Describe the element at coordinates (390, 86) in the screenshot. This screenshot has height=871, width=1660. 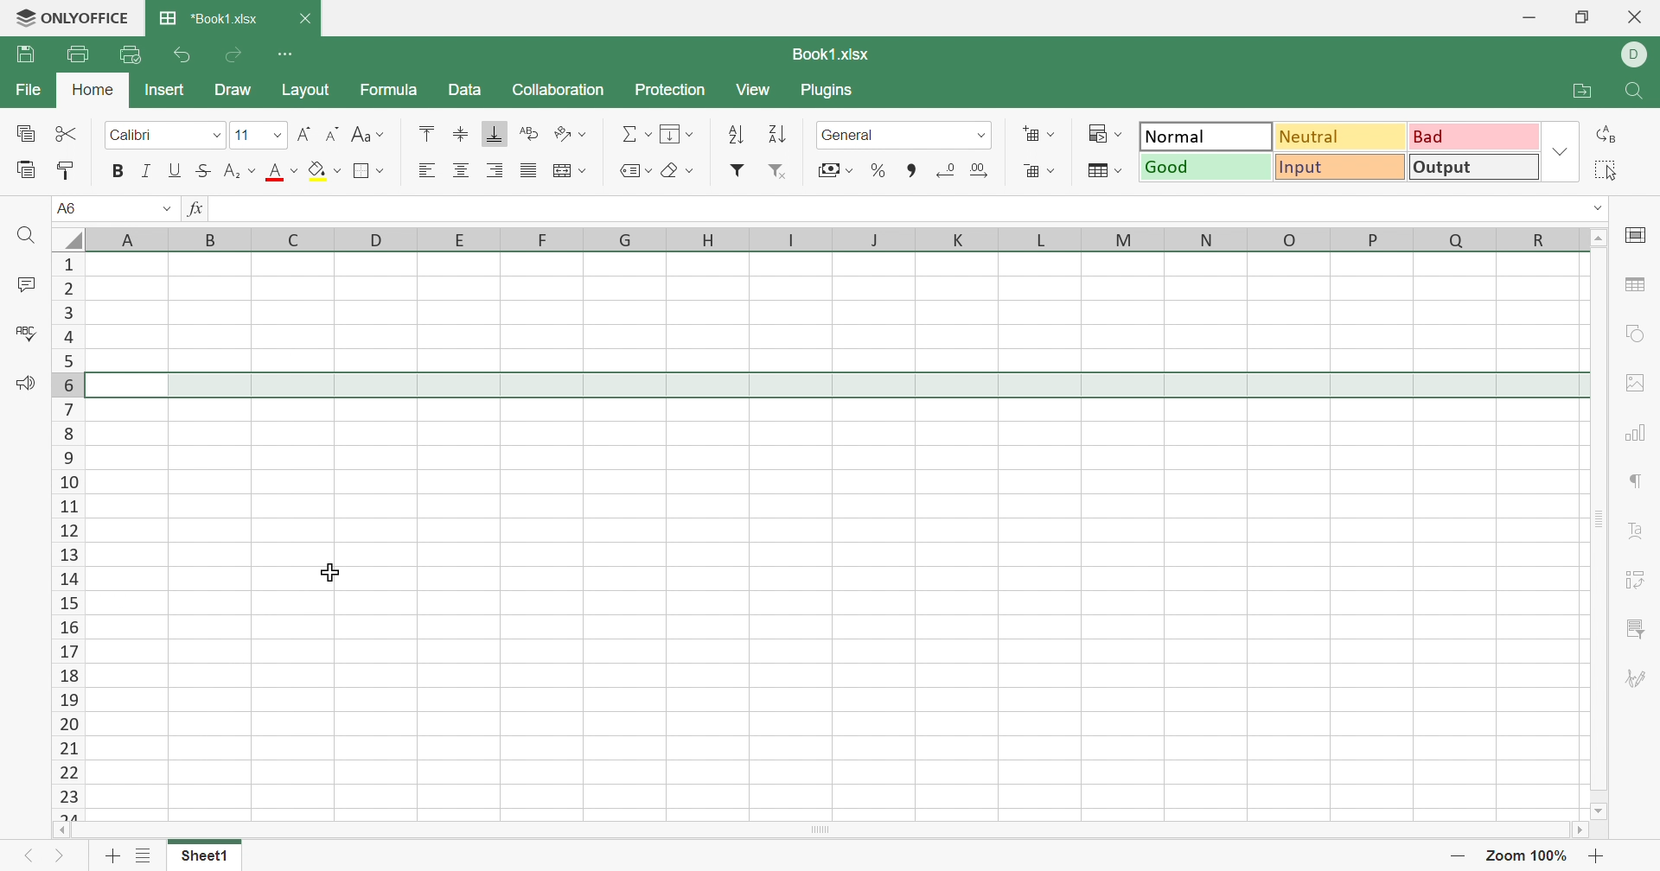
I see `Formula` at that location.